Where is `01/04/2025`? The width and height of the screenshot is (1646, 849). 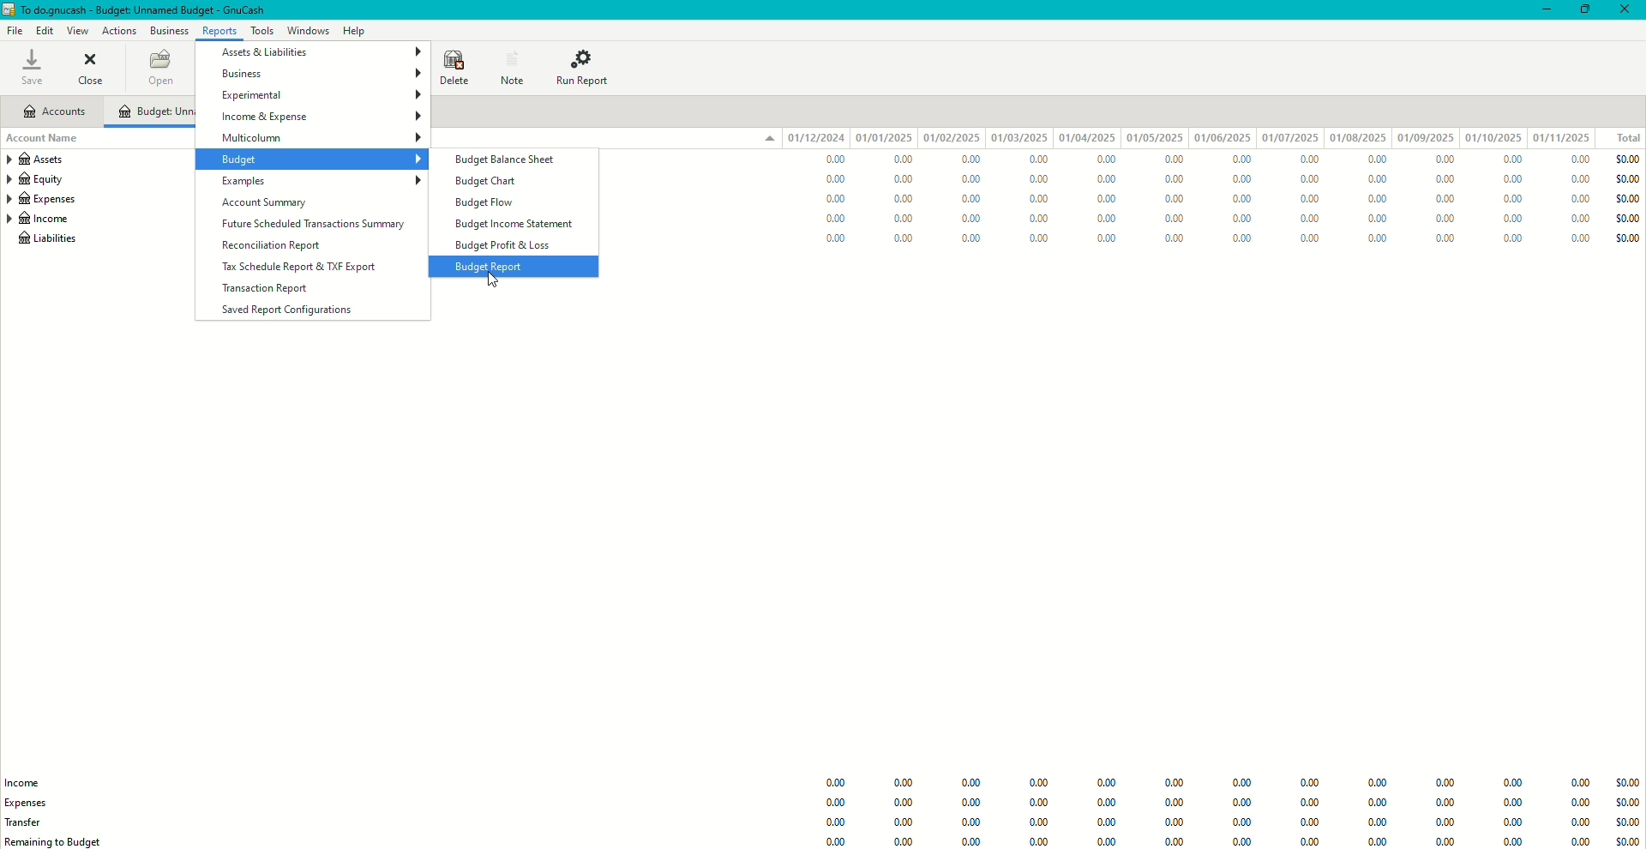
01/04/2025 is located at coordinates (1086, 137).